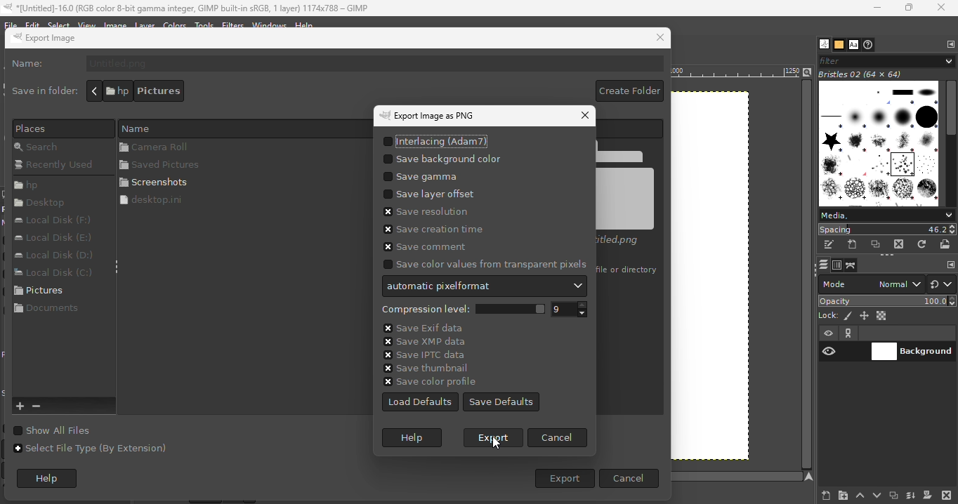  Describe the element at coordinates (426, 213) in the screenshot. I see `Save resolution` at that location.